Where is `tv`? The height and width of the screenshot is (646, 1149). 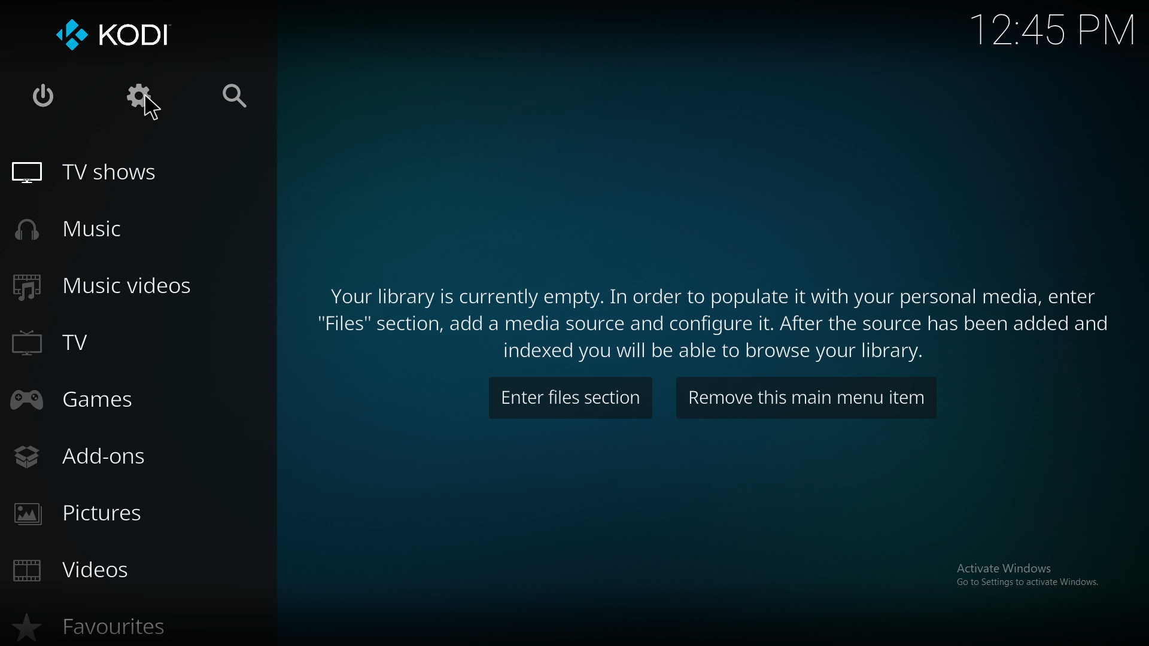
tv is located at coordinates (88, 341).